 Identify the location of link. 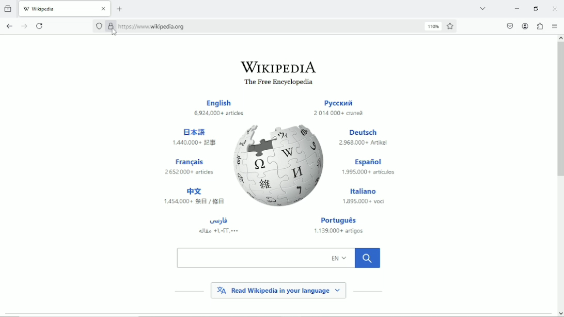
(153, 26).